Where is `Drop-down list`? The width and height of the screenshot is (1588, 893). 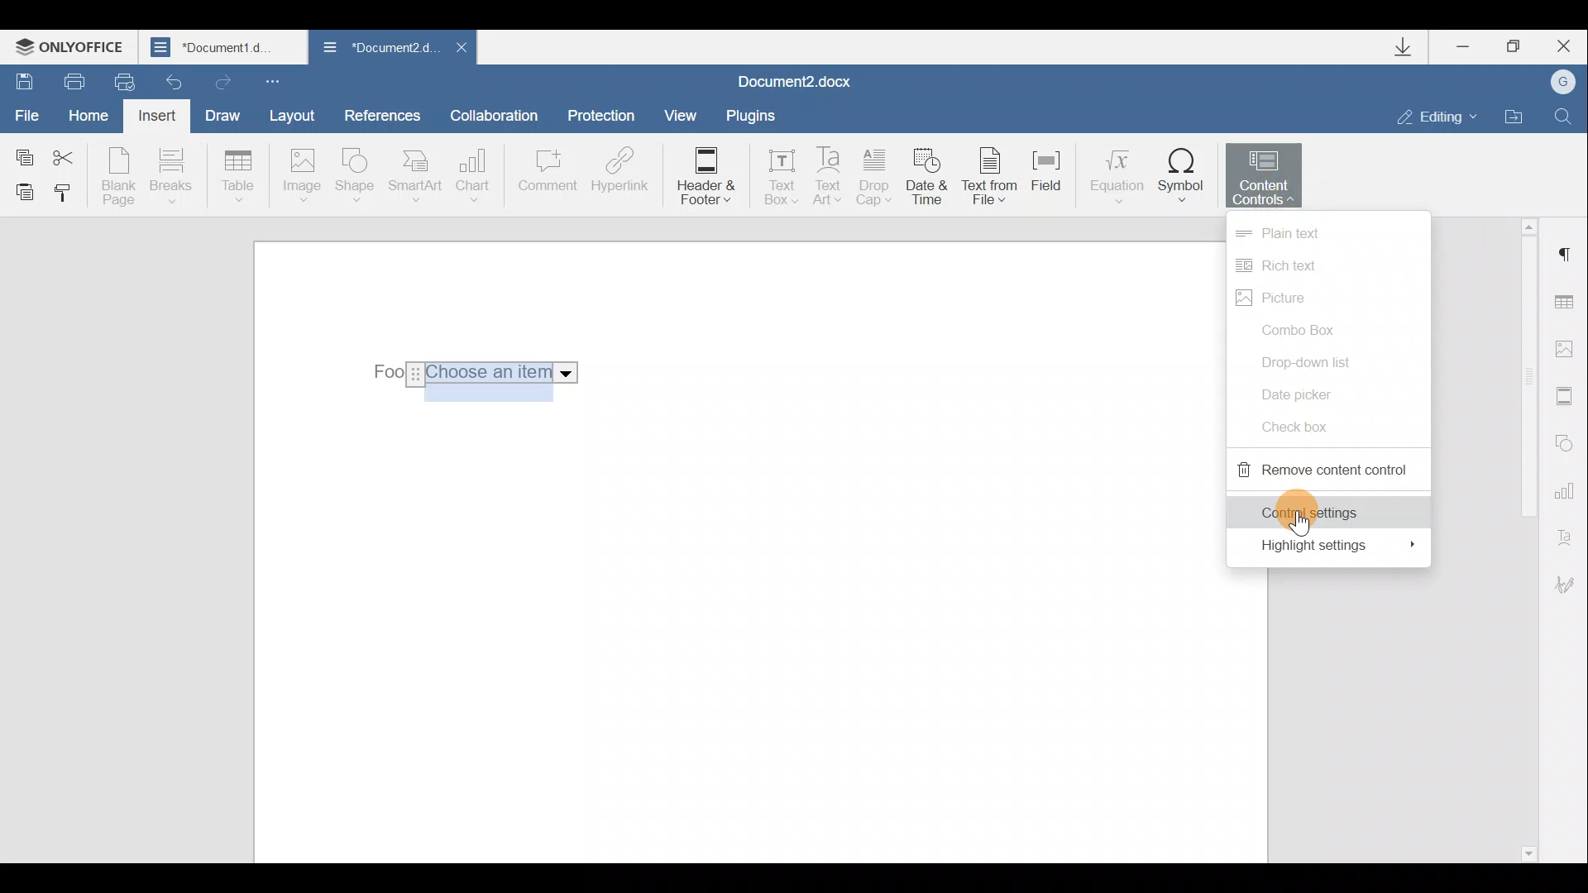 Drop-down list is located at coordinates (1319, 360).